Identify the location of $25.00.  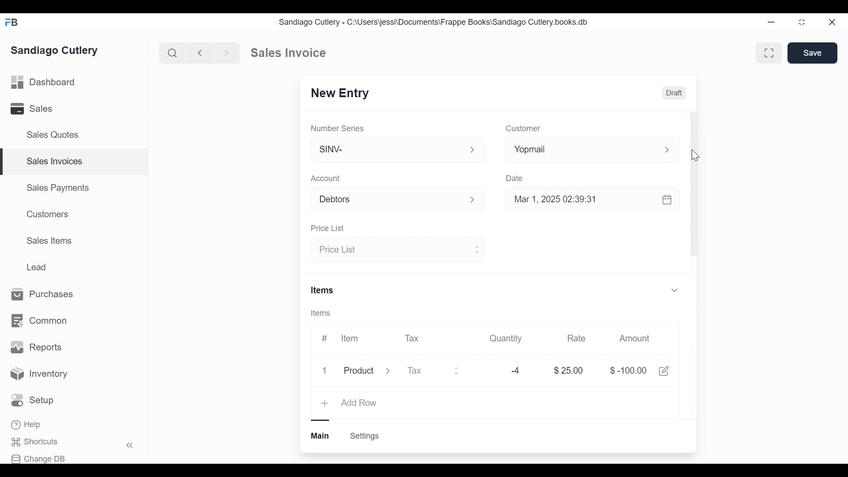
(569, 371).